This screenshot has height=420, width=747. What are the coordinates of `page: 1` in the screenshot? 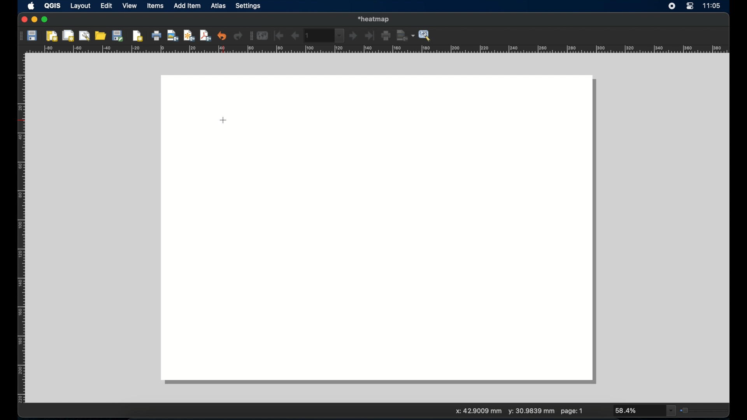 It's located at (572, 411).